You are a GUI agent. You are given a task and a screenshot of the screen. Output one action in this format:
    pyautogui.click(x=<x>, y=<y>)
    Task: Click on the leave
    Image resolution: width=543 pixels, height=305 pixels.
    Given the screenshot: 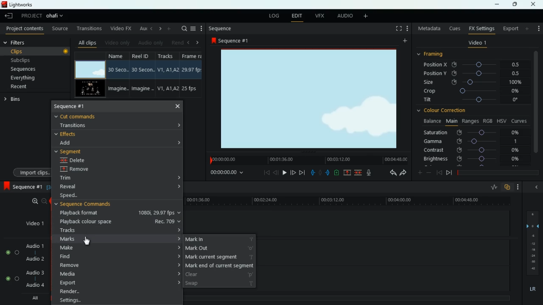 What is the action you would take?
    pyautogui.click(x=9, y=15)
    